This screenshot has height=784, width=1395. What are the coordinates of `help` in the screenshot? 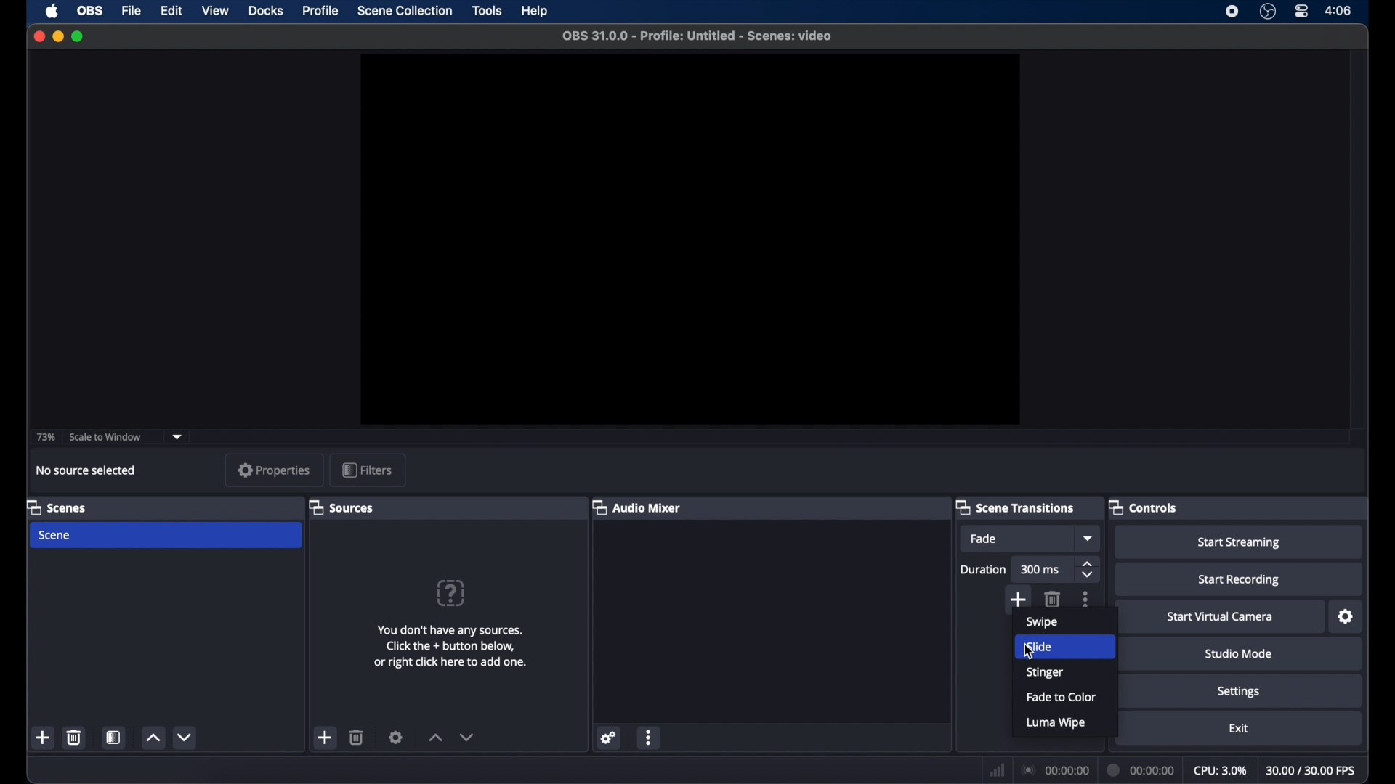 It's located at (536, 12).